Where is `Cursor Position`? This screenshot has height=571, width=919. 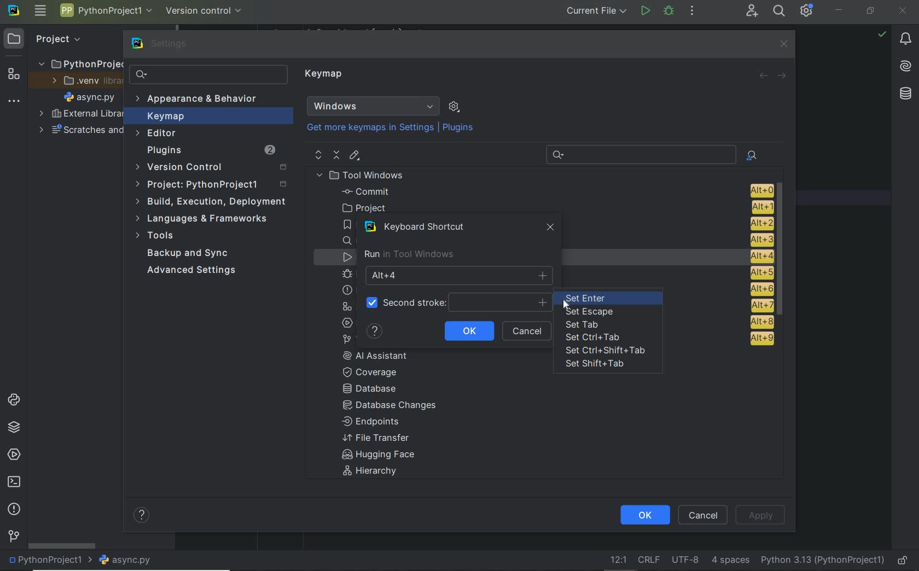 Cursor Position is located at coordinates (566, 302).